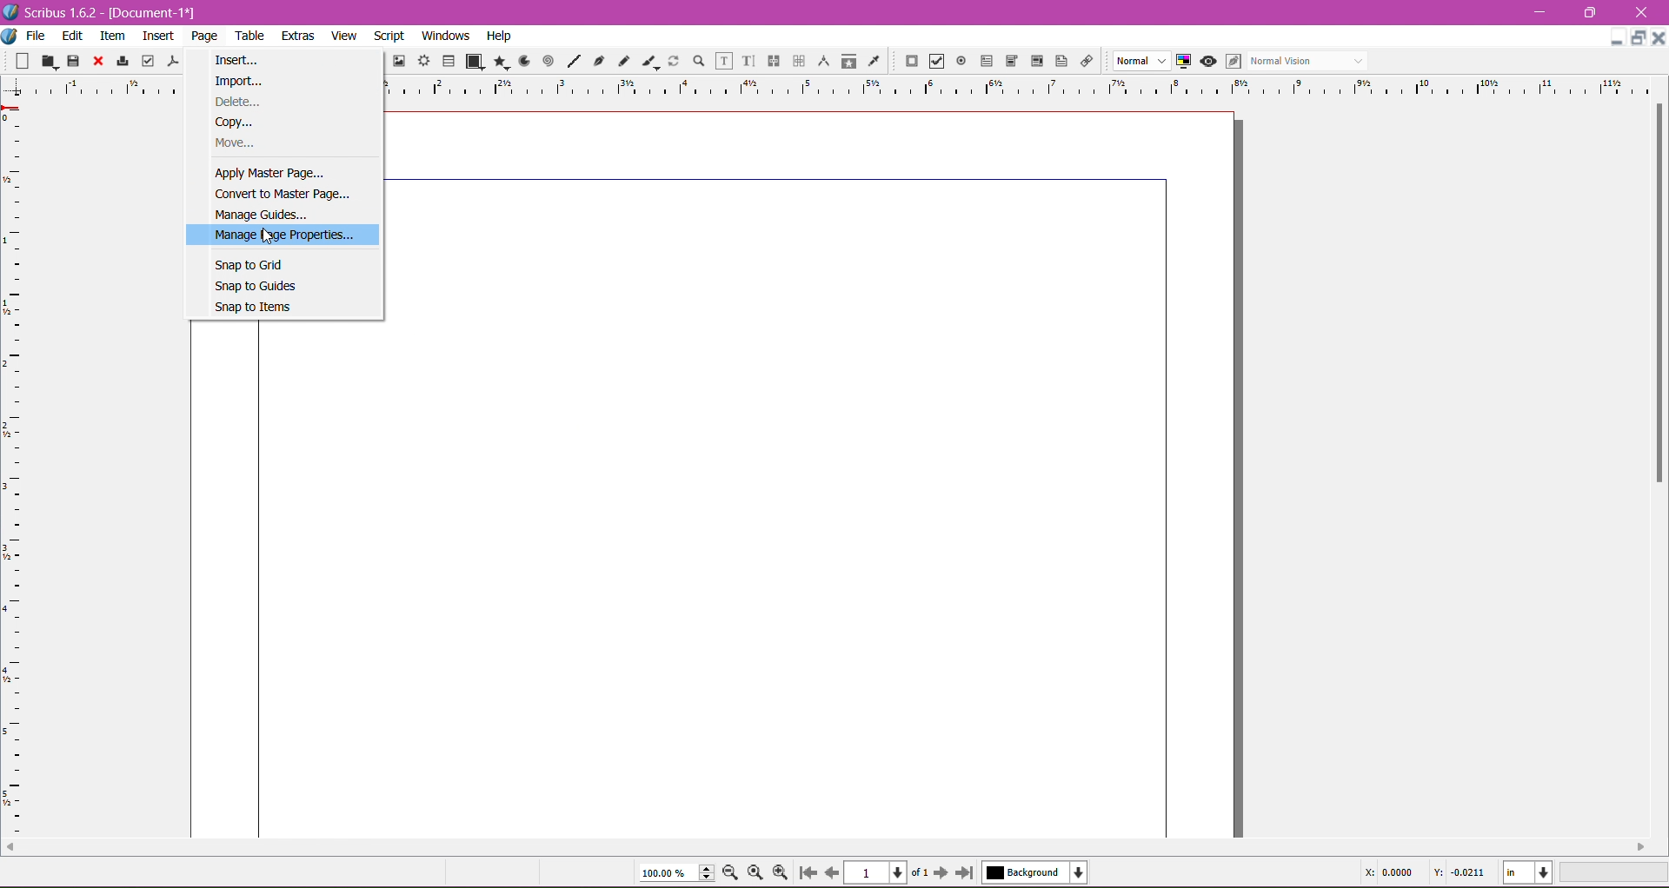 The height and width of the screenshot is (888, 1669). Describe the element at coordinates (1032, 873) in the screenshot. I see `Select the current layer` at that location.